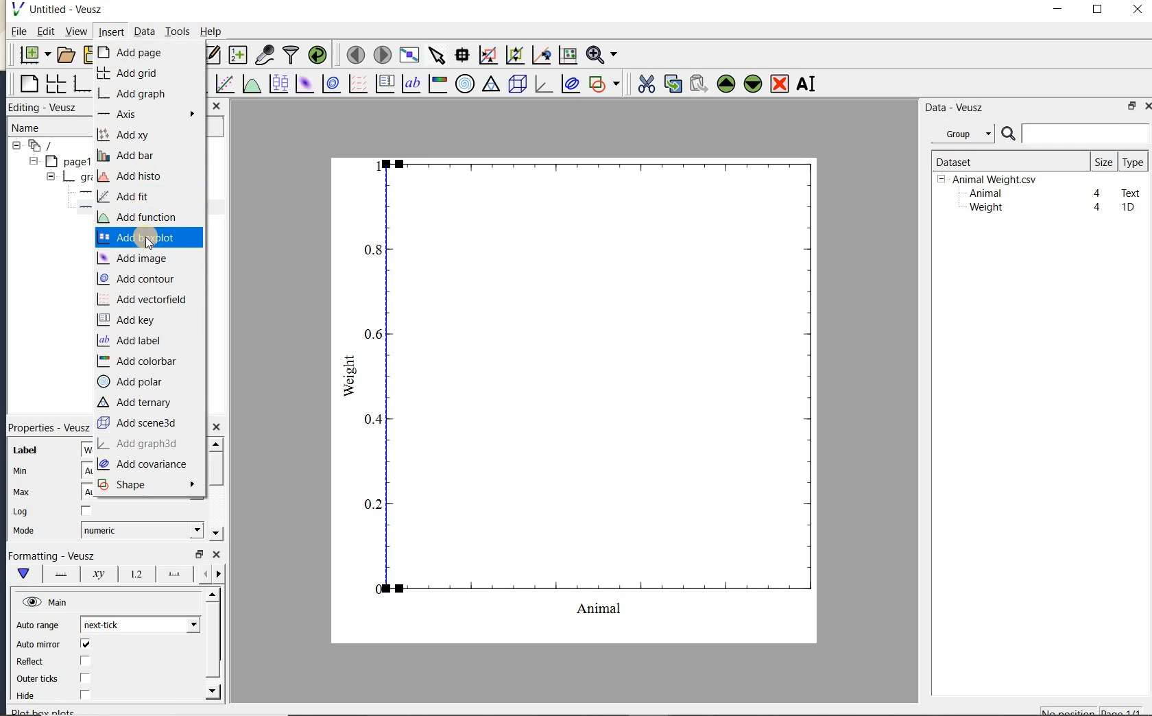 Image resolution: width=1152 pixels, height=716 pixels. Describe the element at coordinates (304, 84) in the screenshot. I see `plot a 2d dataset as an image` at that location.